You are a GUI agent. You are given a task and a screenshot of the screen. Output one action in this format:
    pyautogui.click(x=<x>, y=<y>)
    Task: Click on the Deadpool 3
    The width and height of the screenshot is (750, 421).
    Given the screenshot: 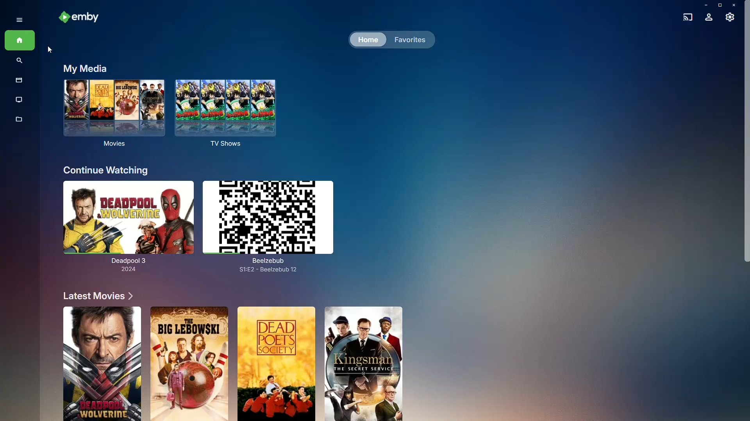 What is the action you would take?
    pyautogui.click(x=124, y=228)
    